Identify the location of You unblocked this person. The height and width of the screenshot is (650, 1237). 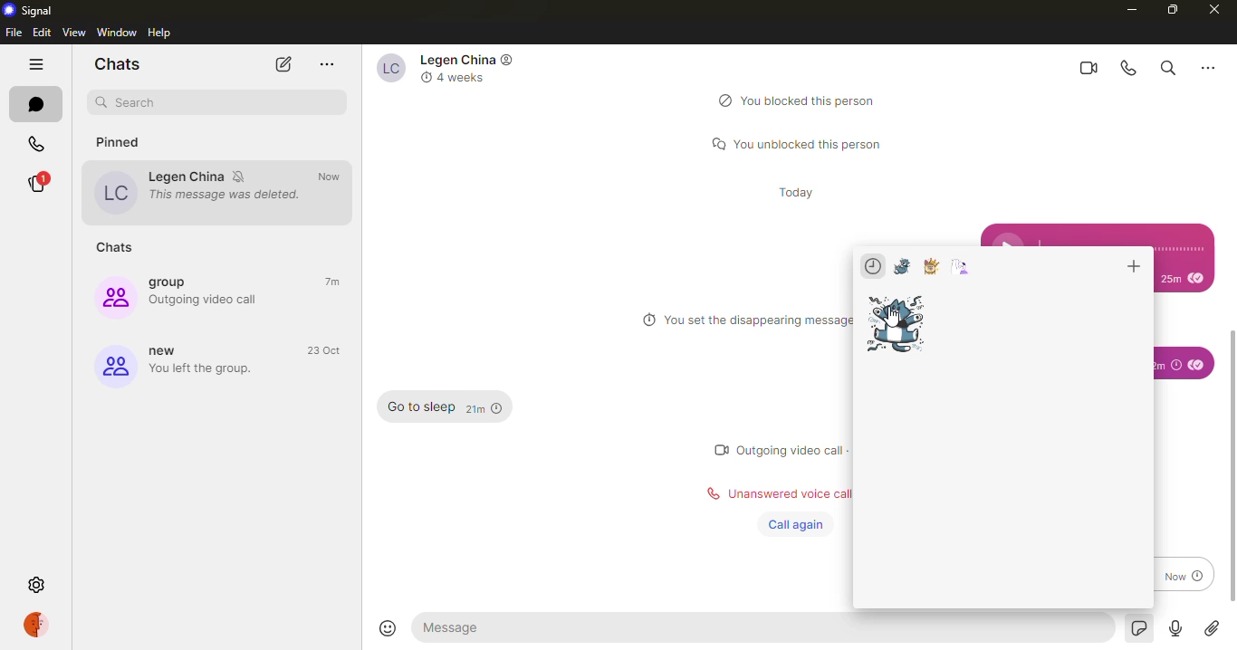
(810, 142).